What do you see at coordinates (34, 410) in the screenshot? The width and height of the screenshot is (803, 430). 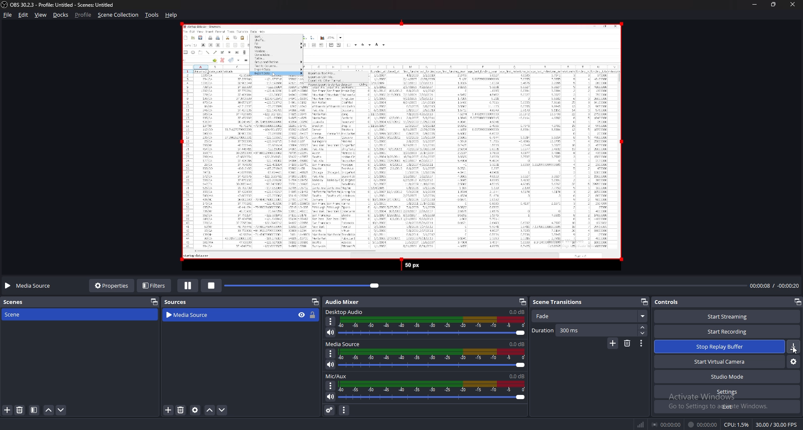 I see `filter` at bounding box center [34, 410].